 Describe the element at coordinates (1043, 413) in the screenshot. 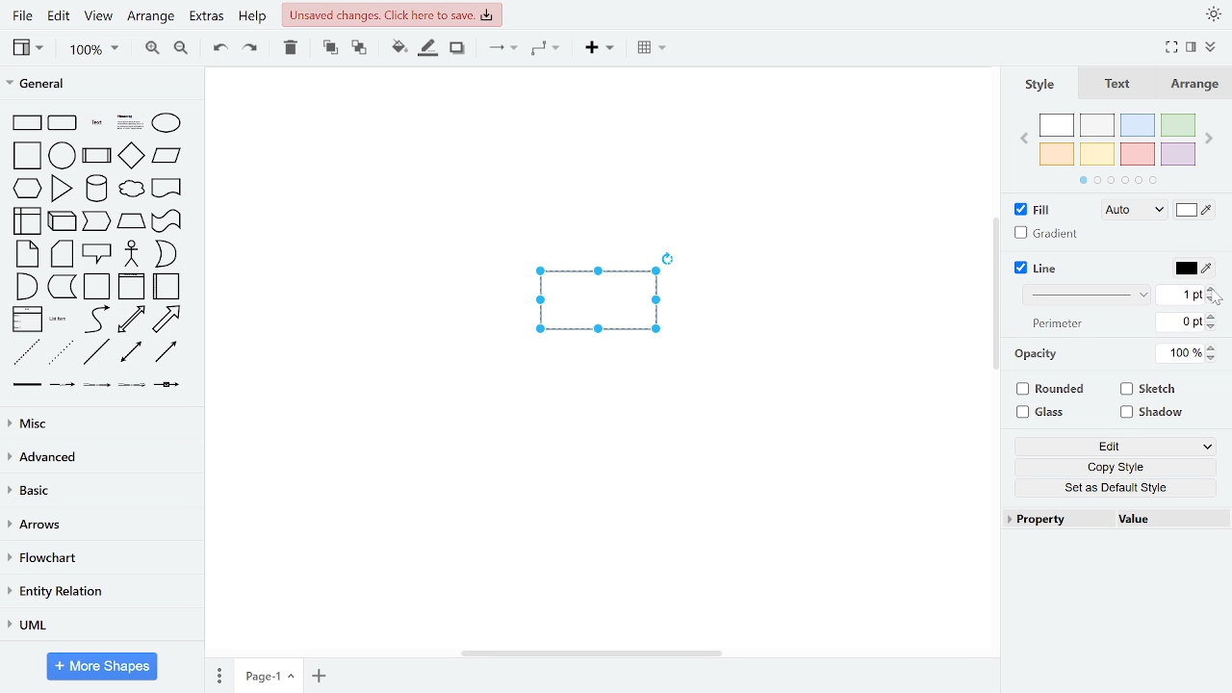

I see `glass` at that location.